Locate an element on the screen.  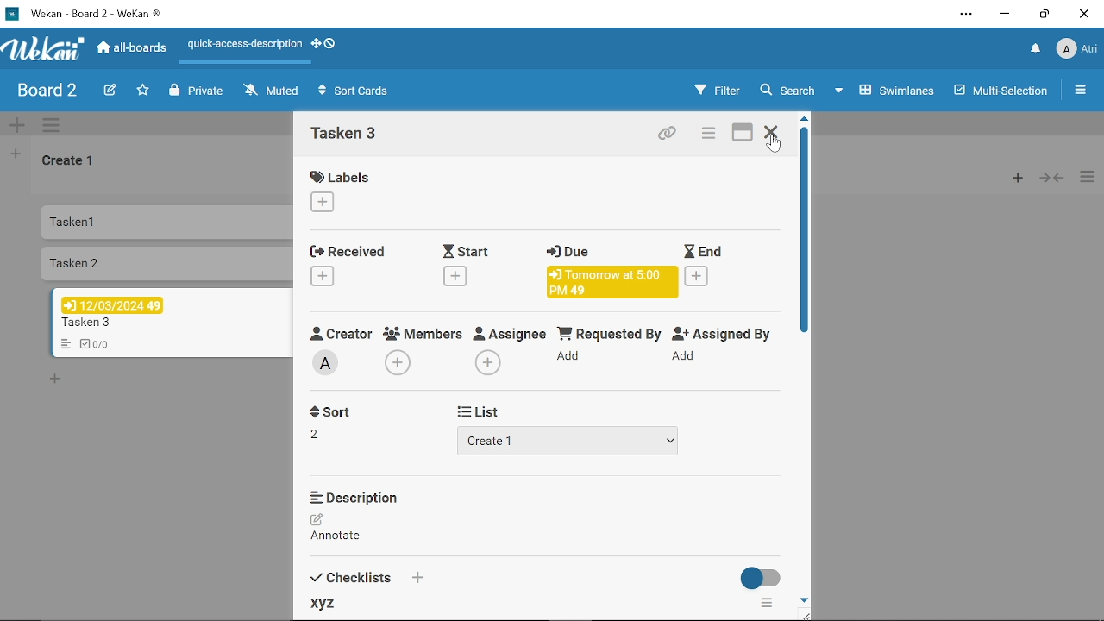
move down is located at coordinates (803, 599).